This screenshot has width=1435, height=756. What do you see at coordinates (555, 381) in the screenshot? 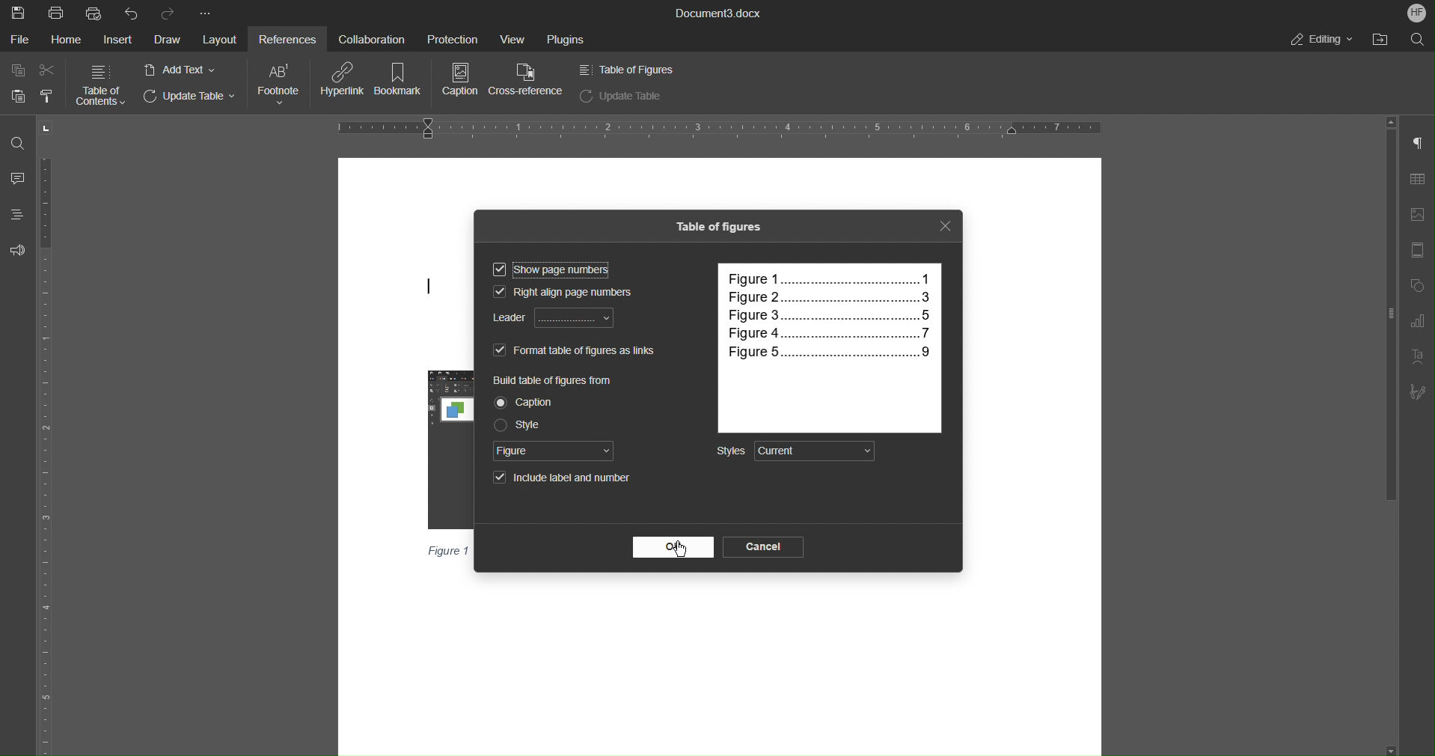
I see `Build table of figures from` at bounding box center [555, 381].